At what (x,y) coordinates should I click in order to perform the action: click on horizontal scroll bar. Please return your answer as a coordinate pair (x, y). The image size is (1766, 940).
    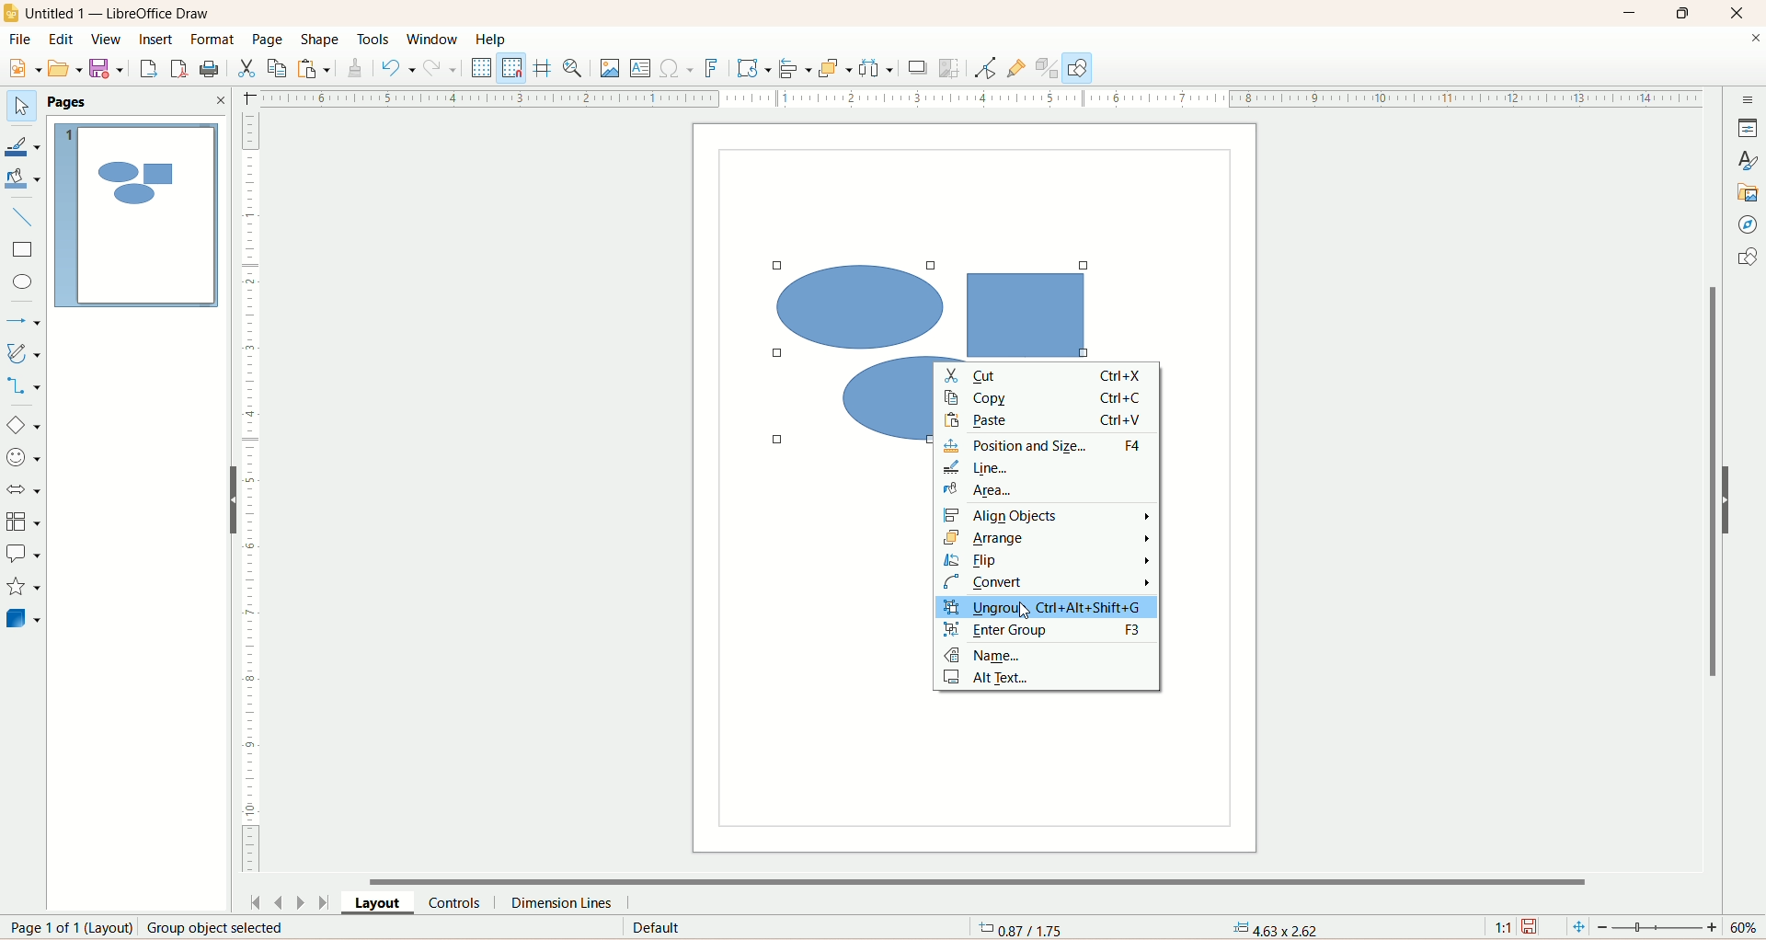
    Looking at the image, I should click on (996, 879).